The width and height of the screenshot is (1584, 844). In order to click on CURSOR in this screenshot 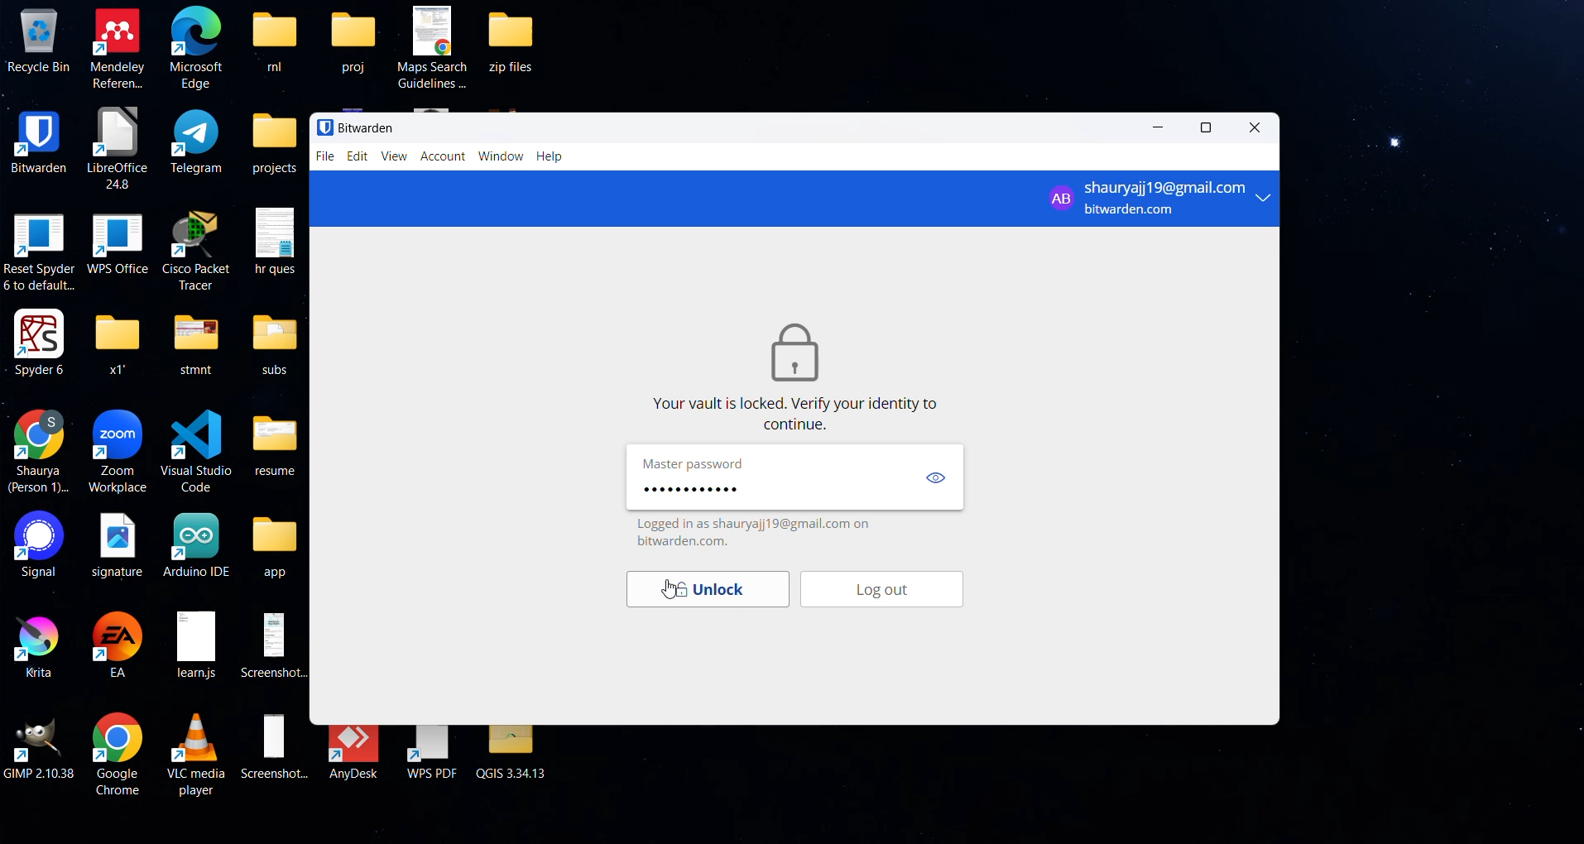, I will do `click(668, 592)`.